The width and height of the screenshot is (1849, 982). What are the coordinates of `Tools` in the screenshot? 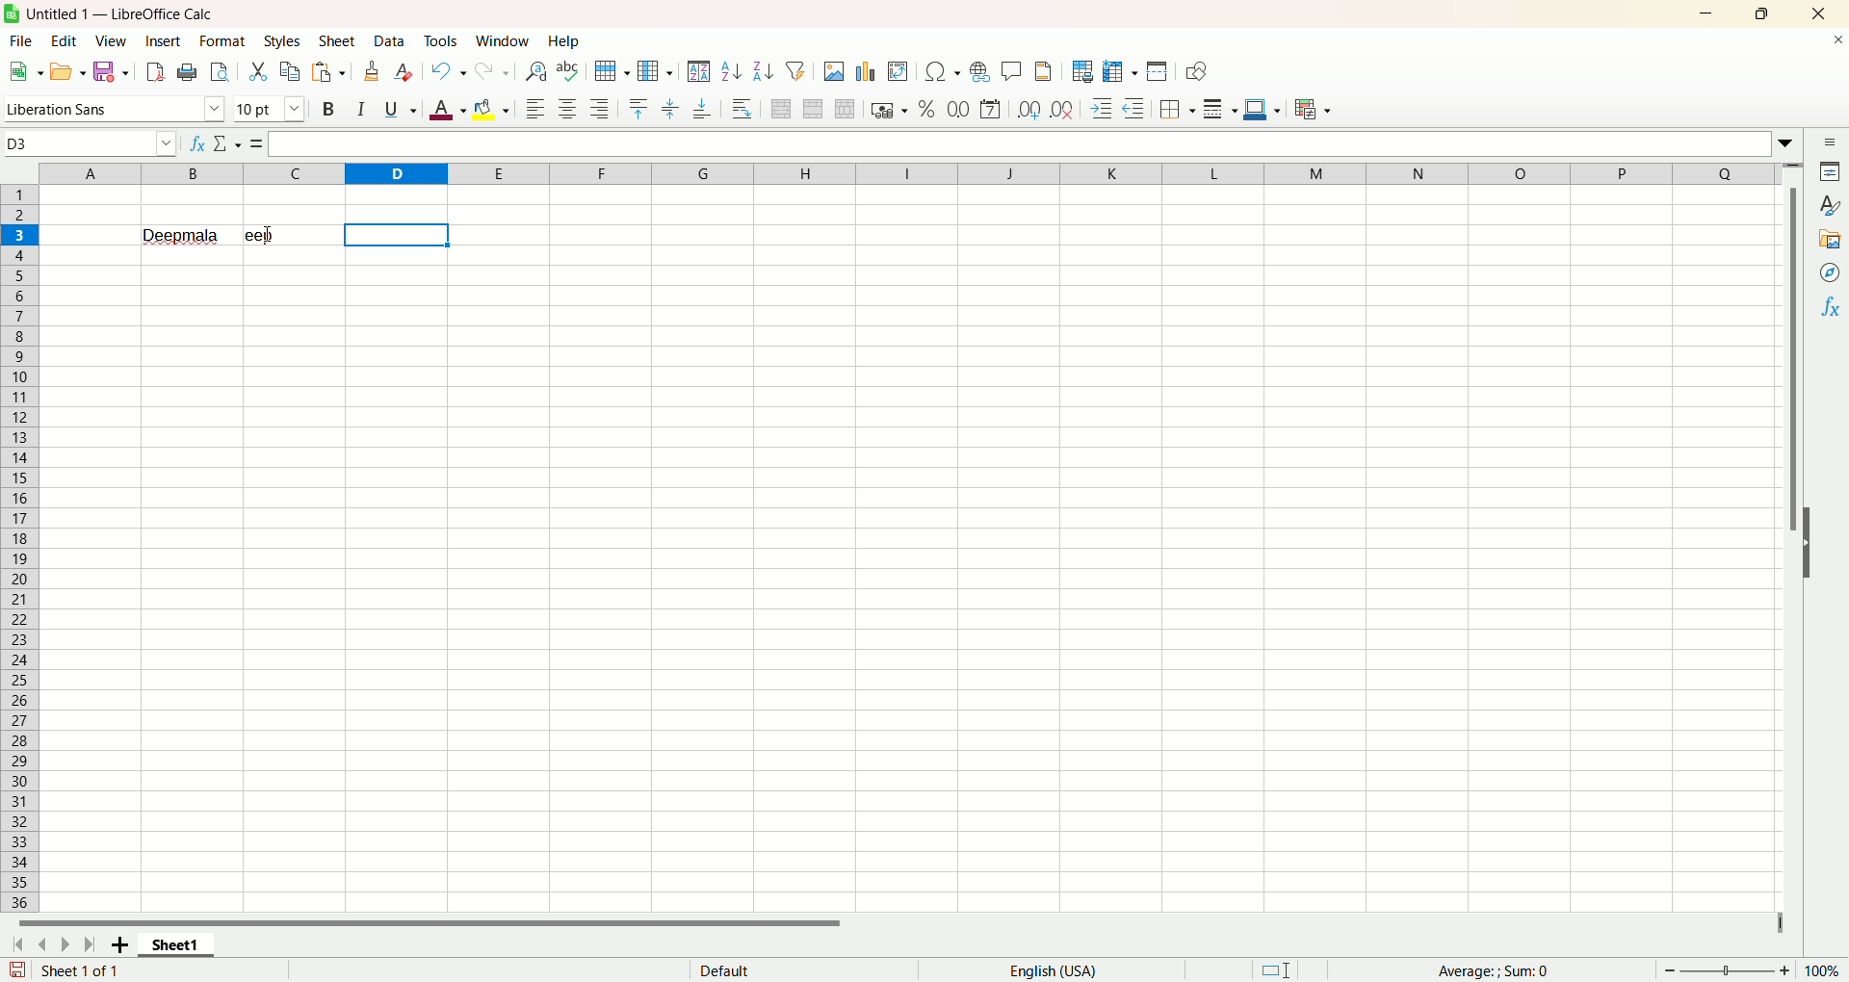 It's located at (442, 40).